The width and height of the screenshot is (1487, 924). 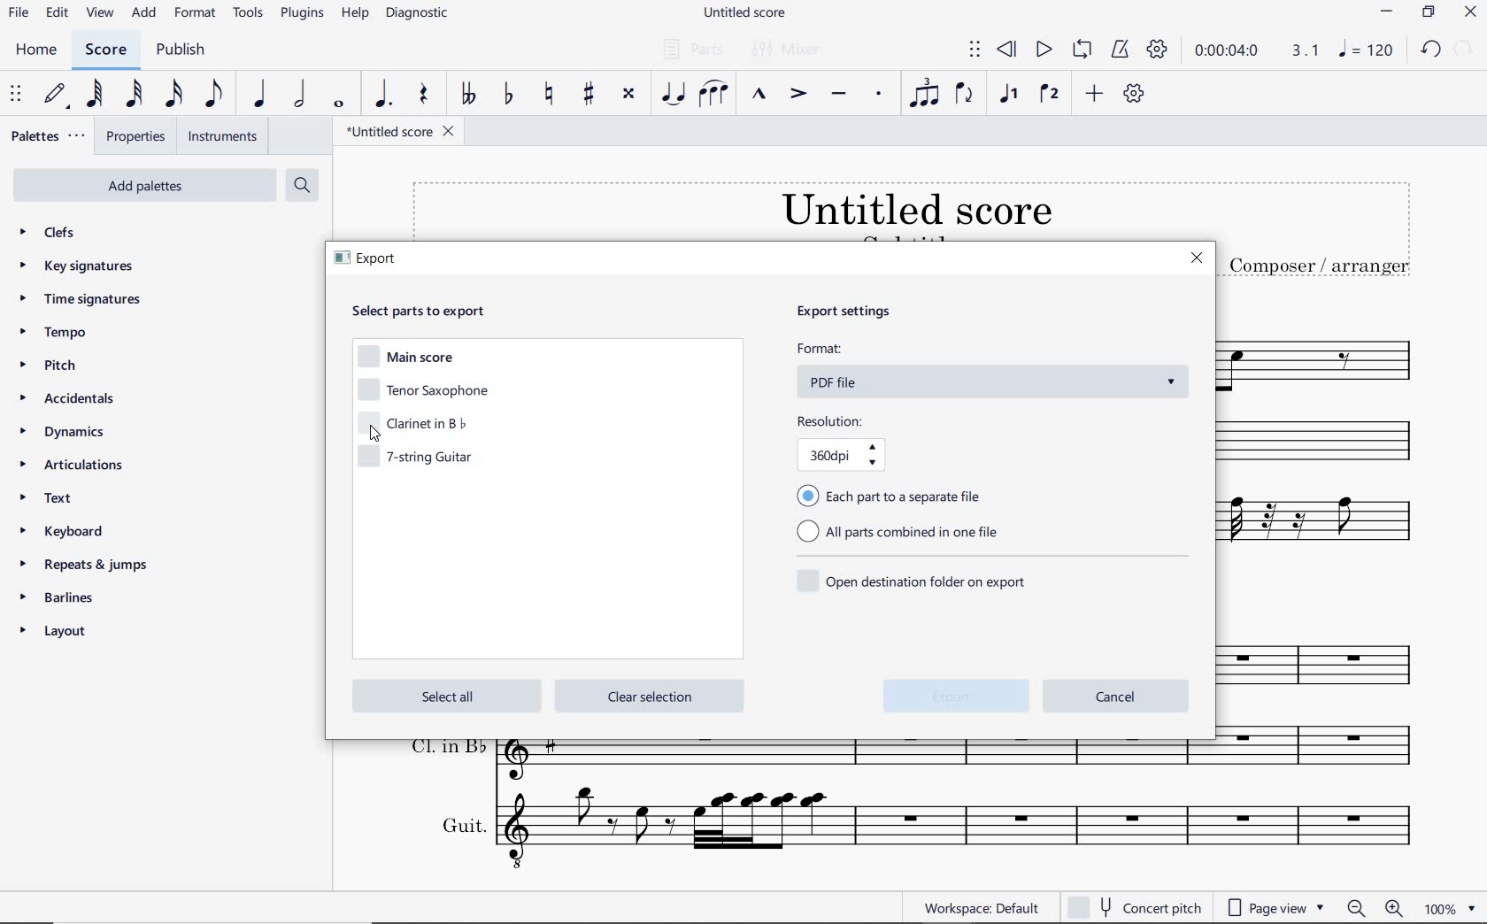 I want to click on each part to separate file, so click(x=894, y=495).